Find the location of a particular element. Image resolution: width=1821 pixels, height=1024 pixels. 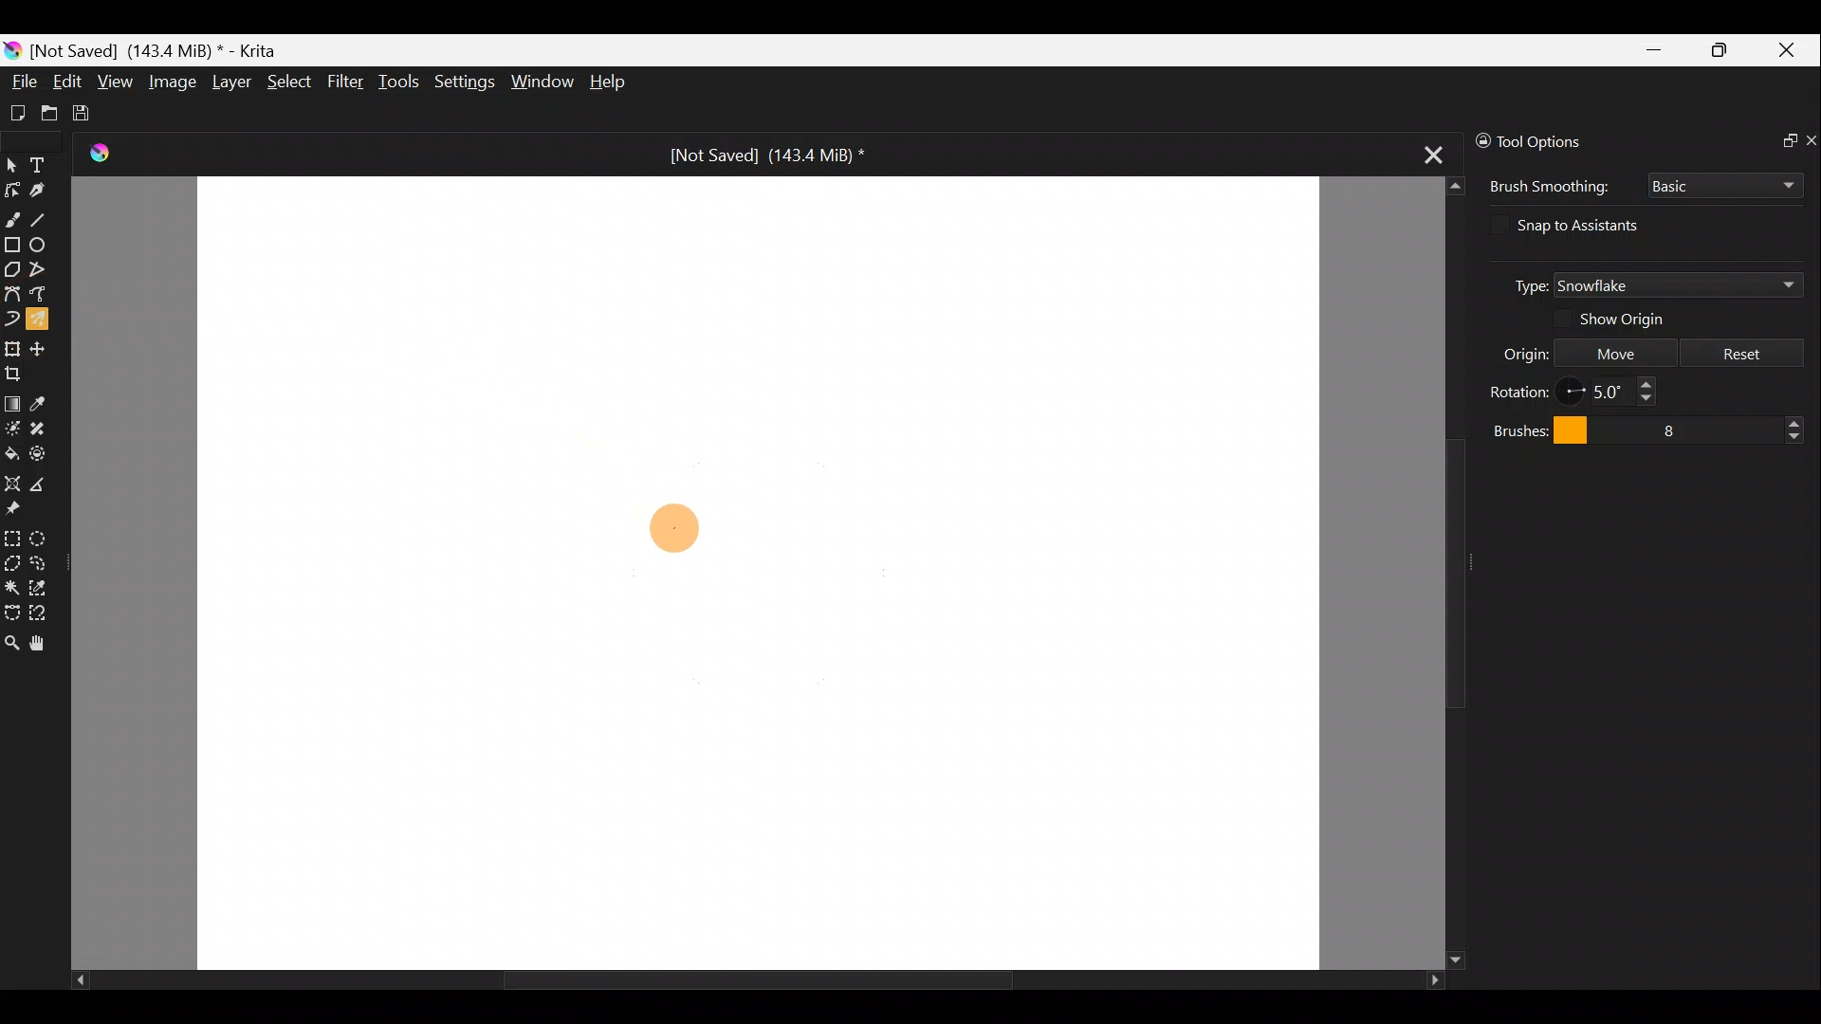

Dynamic brush tool is located at coordinates (11, 319).